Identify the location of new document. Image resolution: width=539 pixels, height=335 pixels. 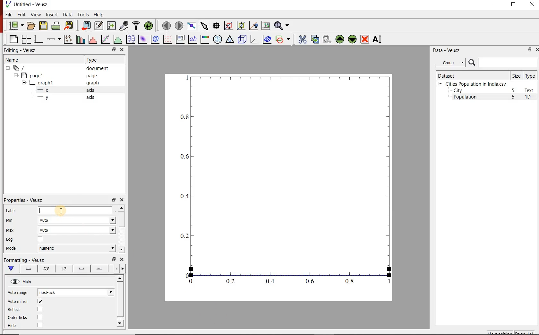
(15, 26).